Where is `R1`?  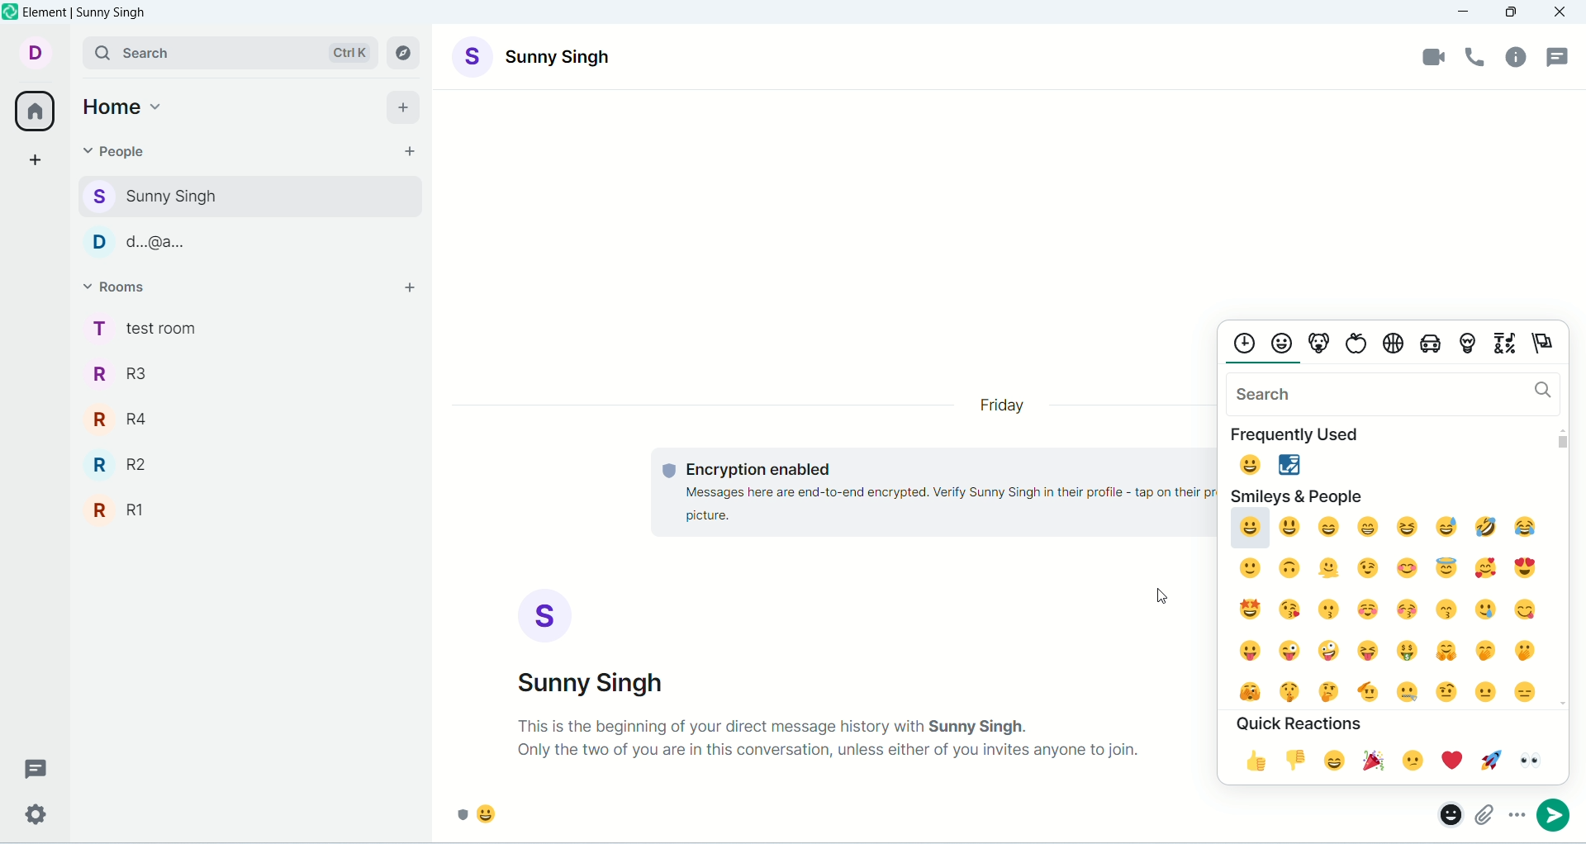
R1 is located at coordinates (251, 505).